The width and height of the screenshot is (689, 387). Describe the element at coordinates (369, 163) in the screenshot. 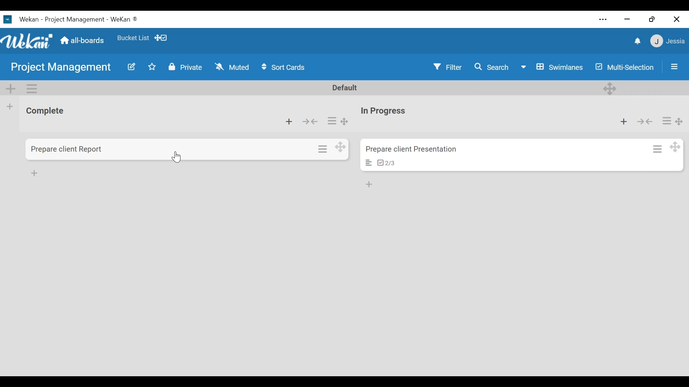

I see `Card Description` at that location.